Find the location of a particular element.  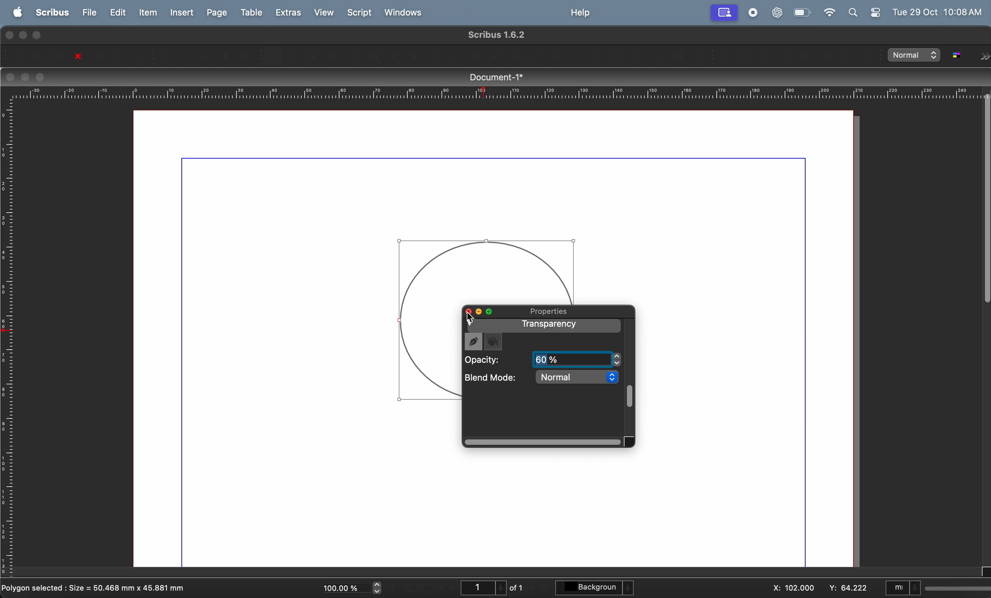

item is located at coordinates (145, 12).